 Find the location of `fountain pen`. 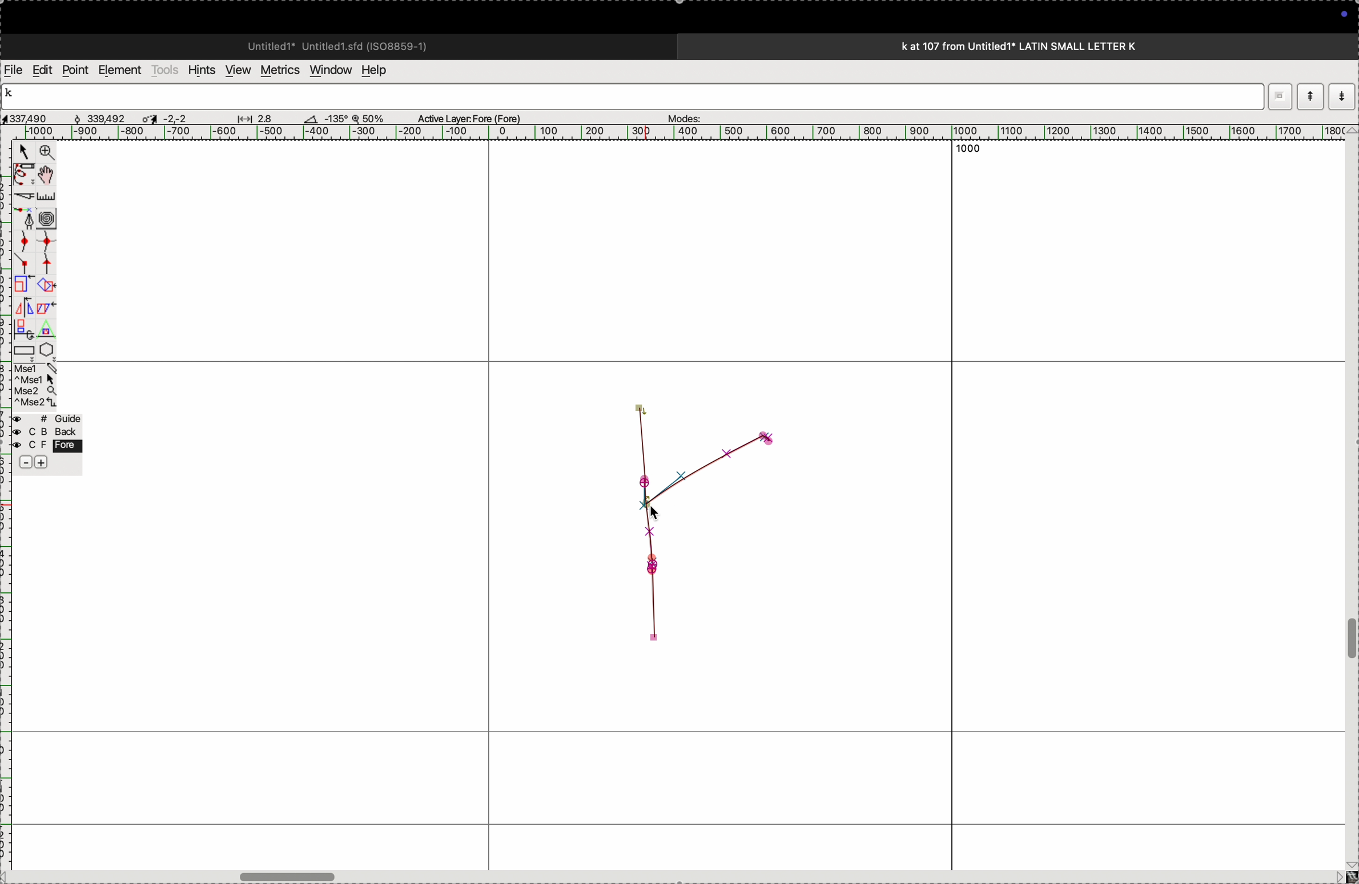

fountain pen is located at coordinates (27, 219).